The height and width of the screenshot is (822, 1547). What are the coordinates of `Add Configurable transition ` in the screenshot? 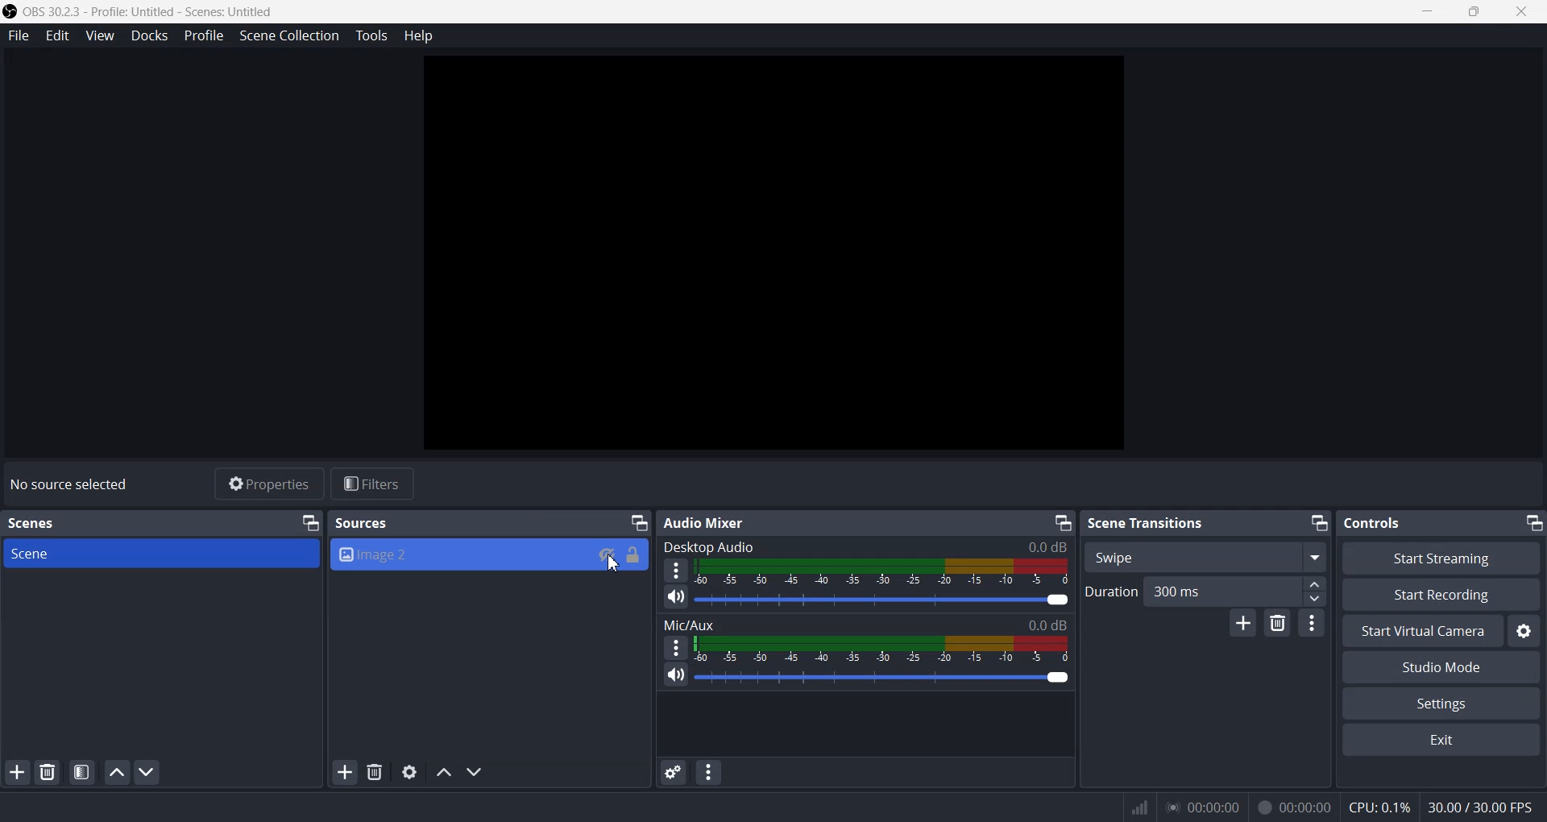 It's located at (1241, 624).